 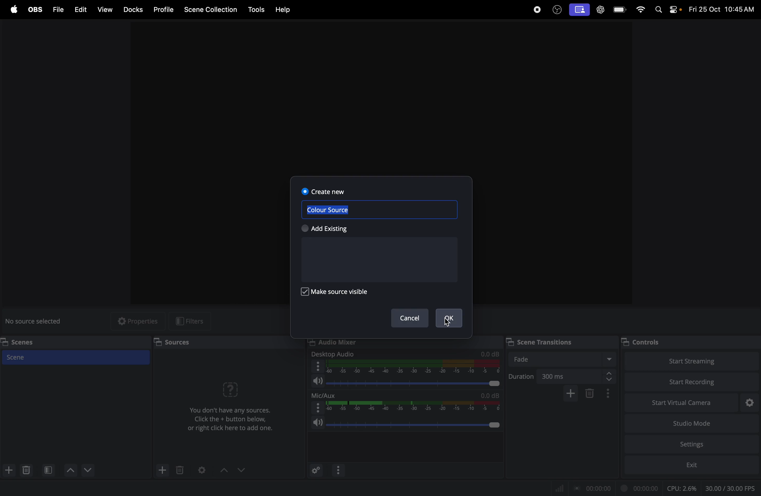 I want to click on record time, so click(x=617, y=488).